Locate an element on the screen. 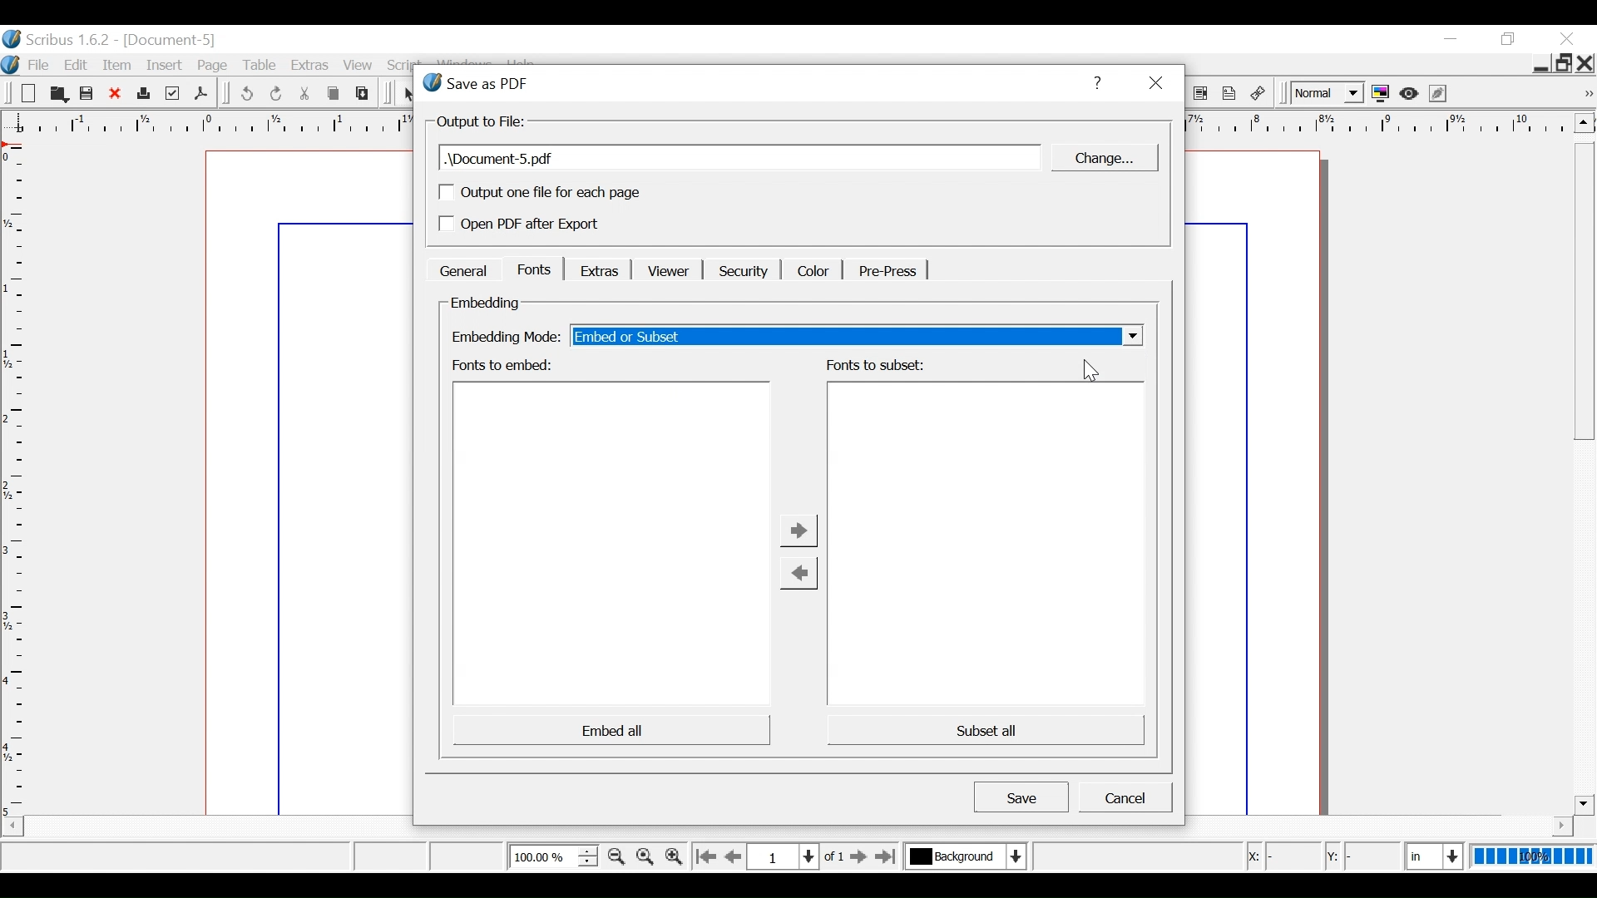  Text Annotation is located at coordinates (1229, 94).